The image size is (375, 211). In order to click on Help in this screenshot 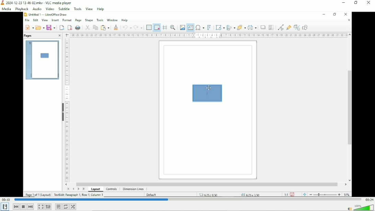, I will do `click(101, 9)`.